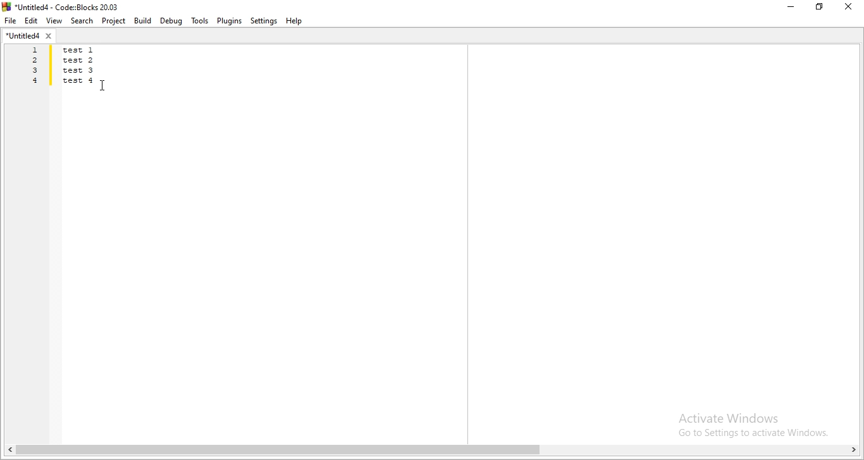 This screenshot has width=864, height=460. Describe the element at coordinates (32, 21) in the screenshot. I see `Edit ` at that location.